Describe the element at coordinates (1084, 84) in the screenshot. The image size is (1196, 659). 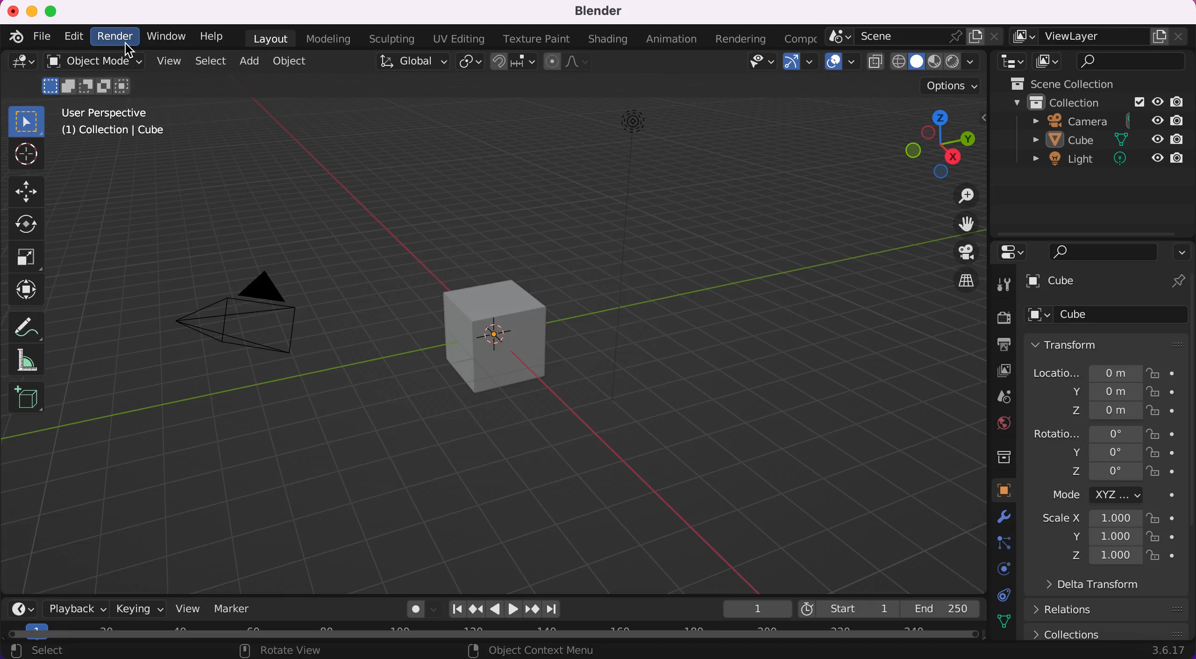
I see `scene collection` at that location.